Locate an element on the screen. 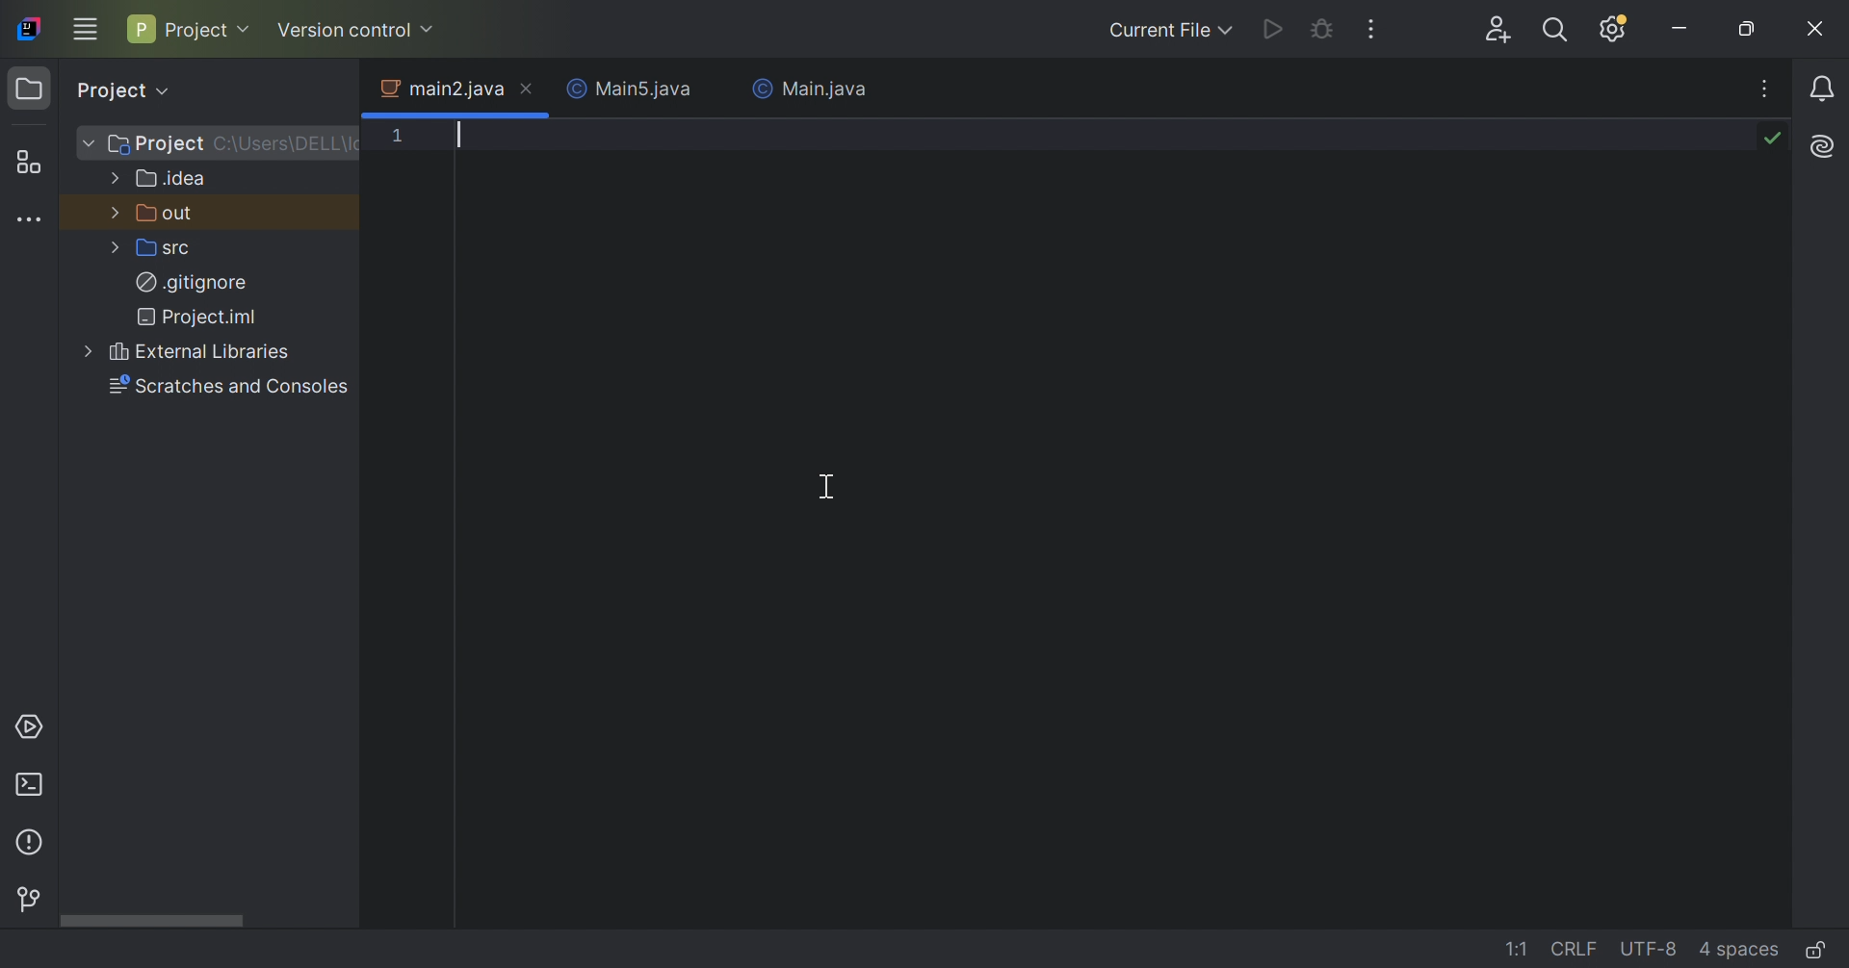 This screenshot has height=968, width=1849. Project icon is located at coordinates (29, 89).